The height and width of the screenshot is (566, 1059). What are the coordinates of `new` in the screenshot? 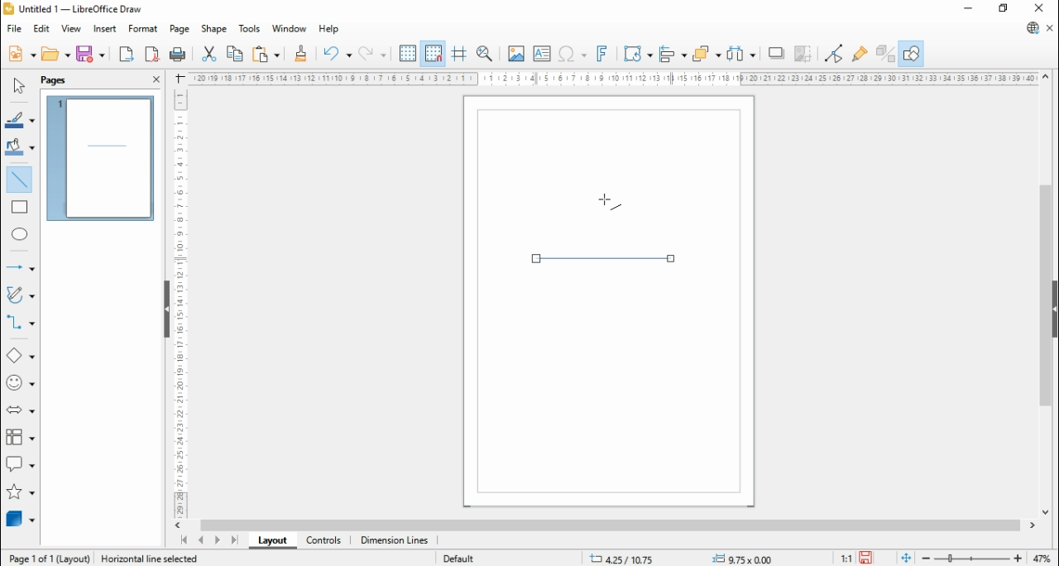 It's located at (21, 55).